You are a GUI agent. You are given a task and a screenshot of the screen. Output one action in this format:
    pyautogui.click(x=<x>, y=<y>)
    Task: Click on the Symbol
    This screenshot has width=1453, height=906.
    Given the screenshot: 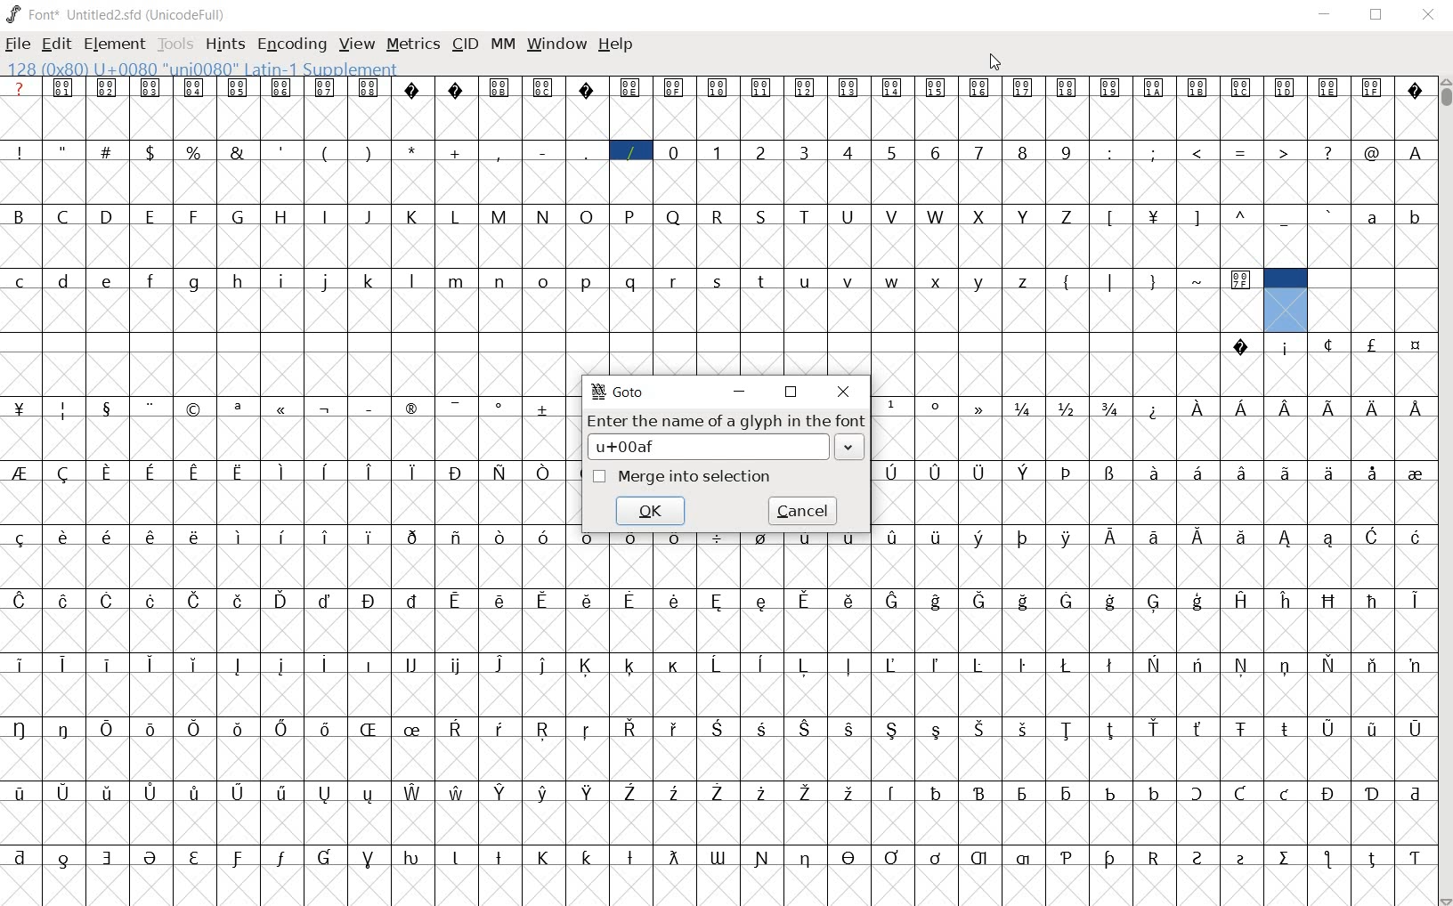 What is the action you would take?
    pyautogui.click(x=457, y=535)
    